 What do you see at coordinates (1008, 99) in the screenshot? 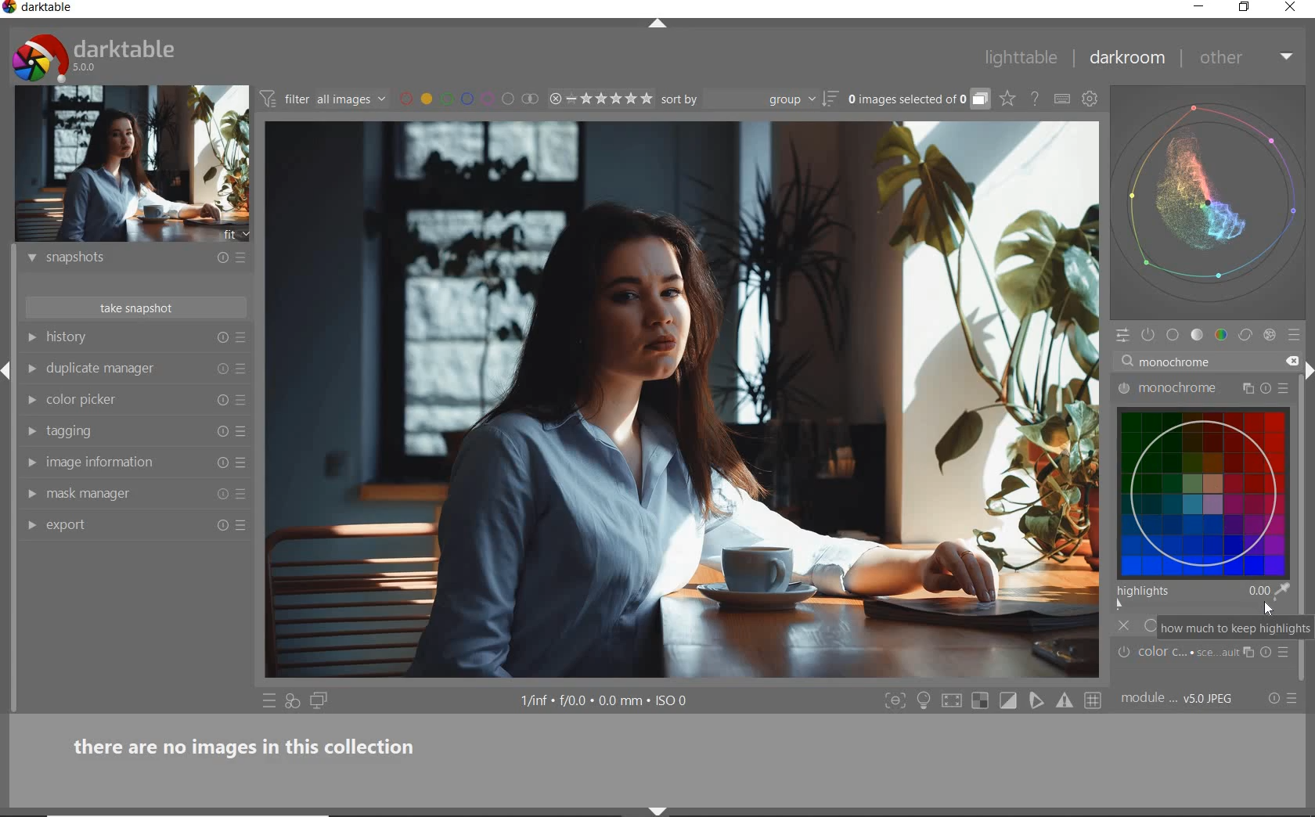
I see `click to change the type of overlay shown on thumbnails` at bounding box center [1008, 99].